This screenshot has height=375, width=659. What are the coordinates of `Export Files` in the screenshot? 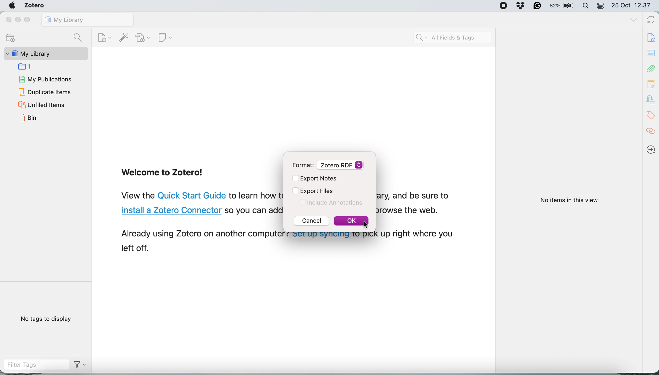 It's located at (329, 191).